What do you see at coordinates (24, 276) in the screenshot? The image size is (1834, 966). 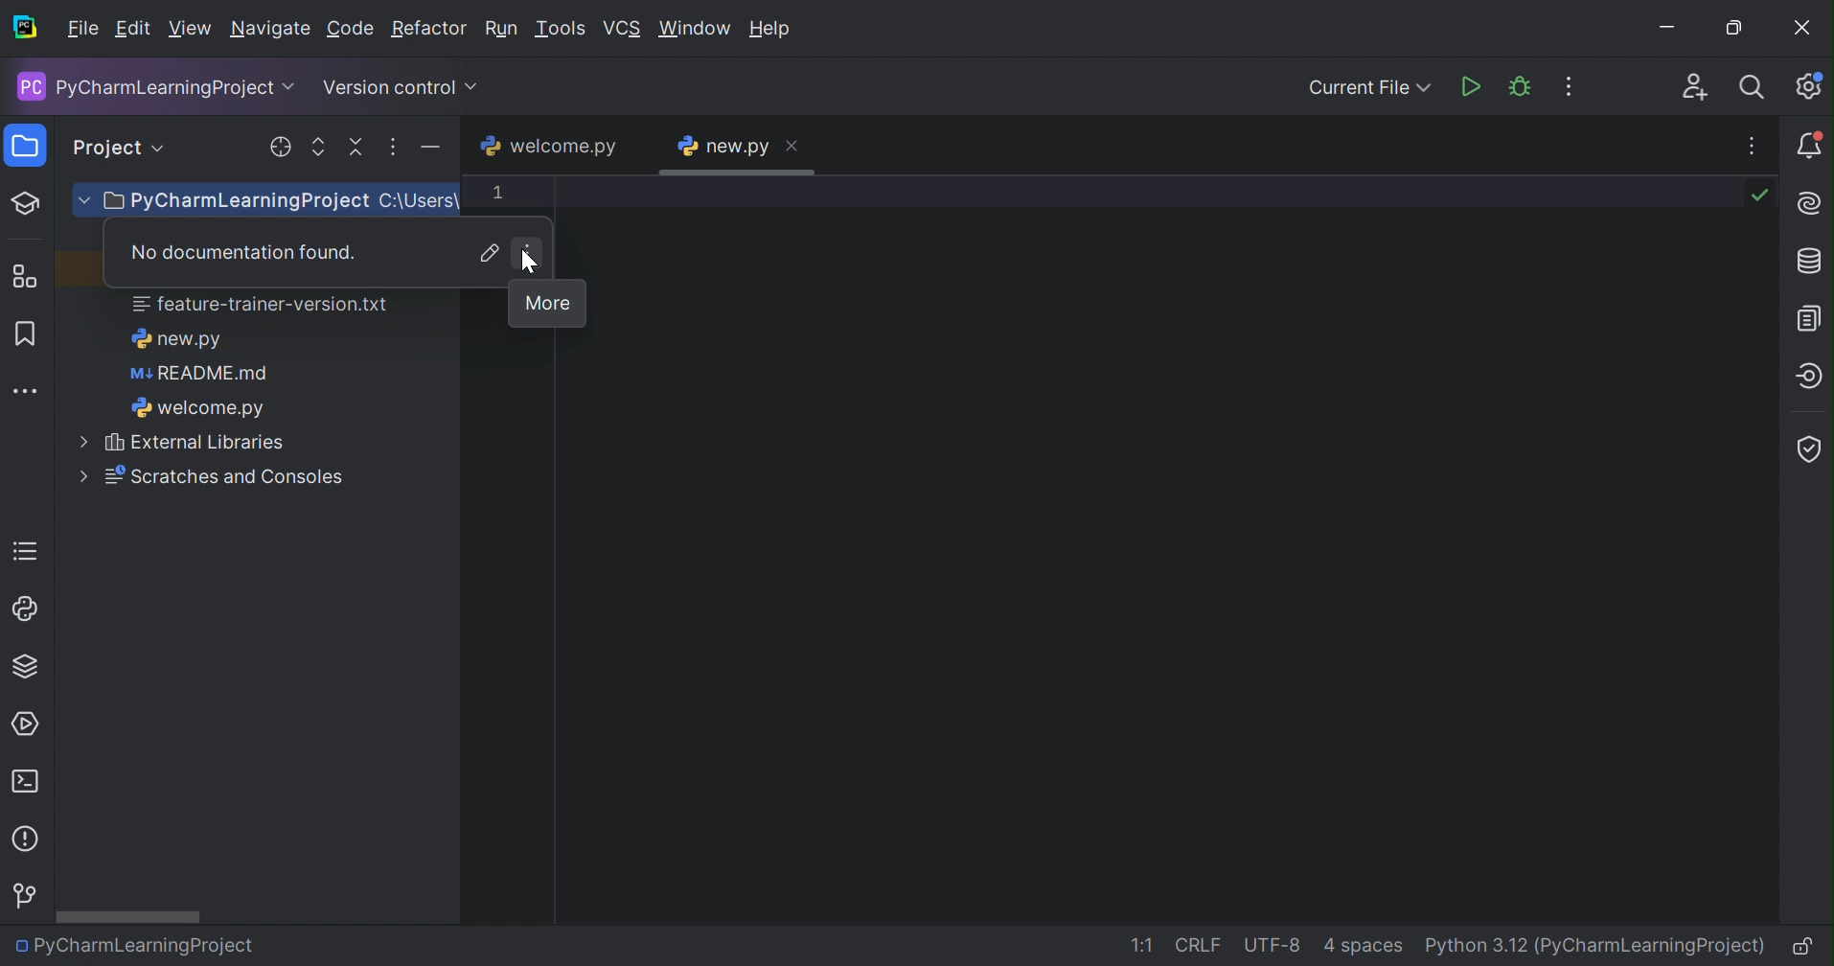 I see `Structure` at bounding box center [24, 276].